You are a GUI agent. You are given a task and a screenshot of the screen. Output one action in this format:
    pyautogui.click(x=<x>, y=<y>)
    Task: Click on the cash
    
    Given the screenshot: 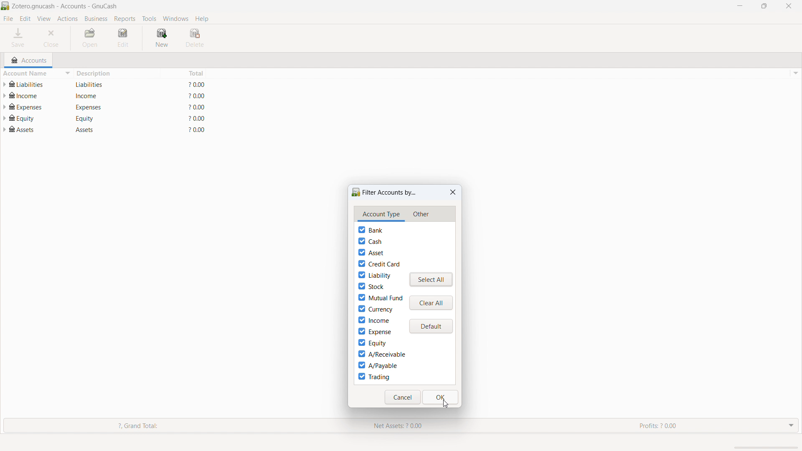 What is the action you would take?
    pyautogui.click(x=370, y=241)
    